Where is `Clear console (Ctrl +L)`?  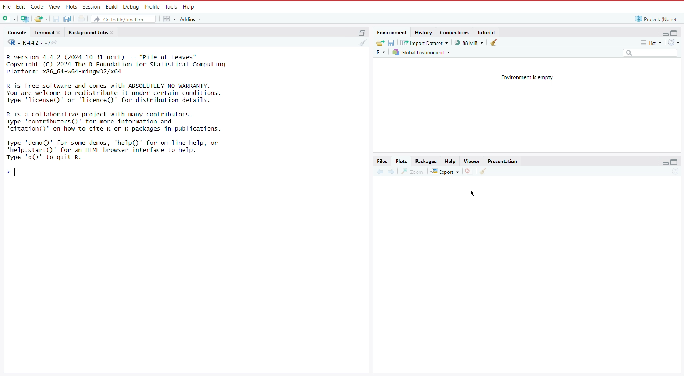 Clear console (Ctrl +L) is located at coordinates (483, 171).